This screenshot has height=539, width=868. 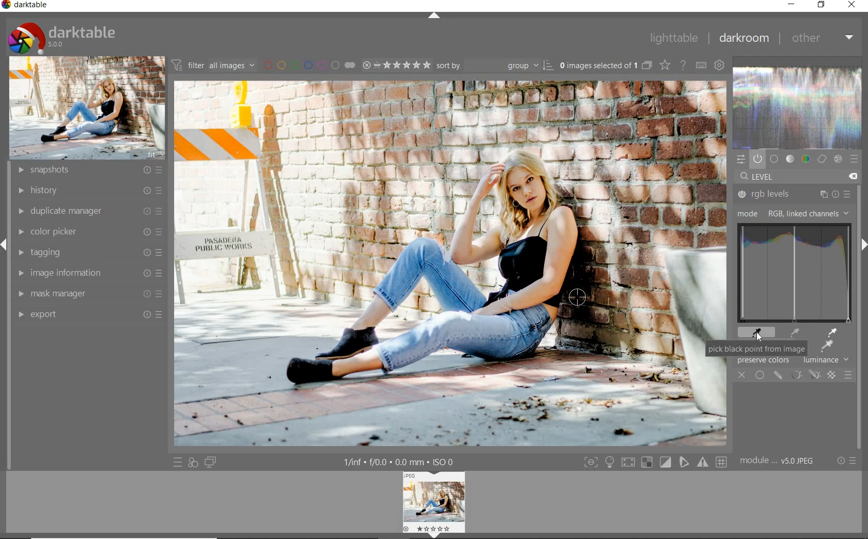 I want to click on effect, so click(x=839, y=158).